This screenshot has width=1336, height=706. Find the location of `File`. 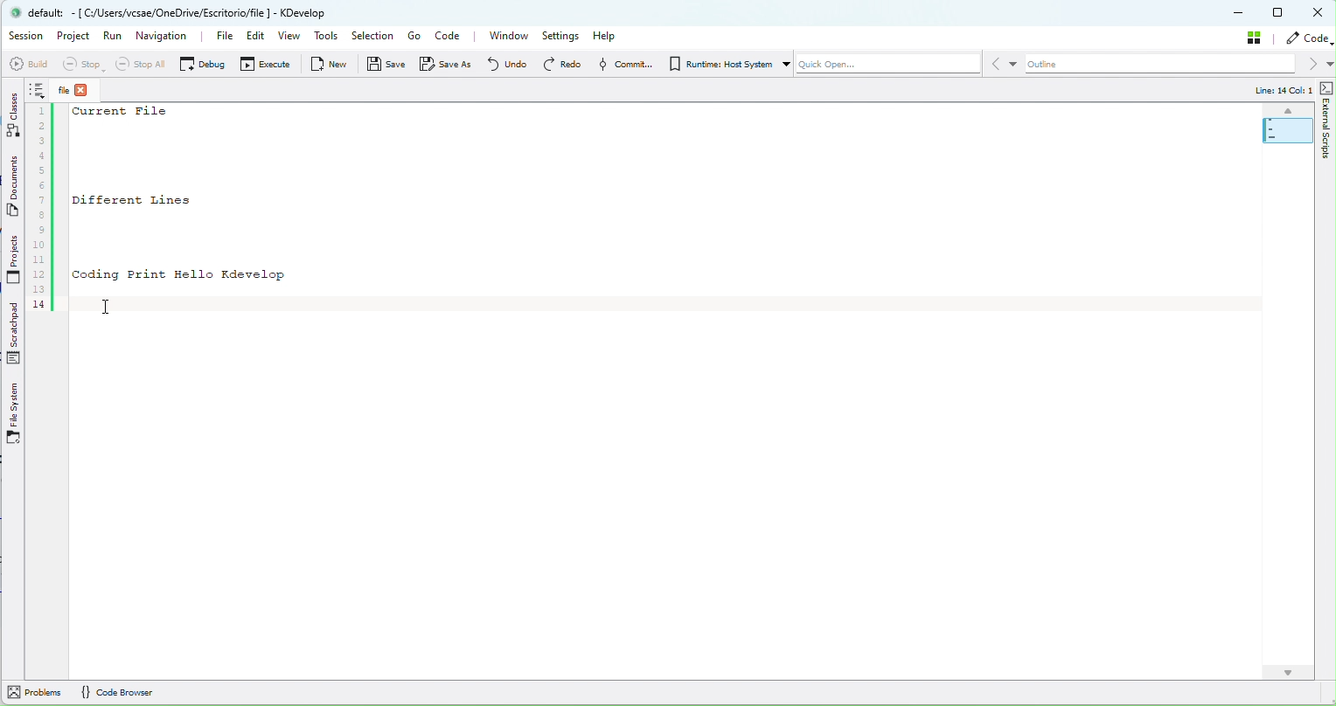

File is located at coordinates (215, 37).